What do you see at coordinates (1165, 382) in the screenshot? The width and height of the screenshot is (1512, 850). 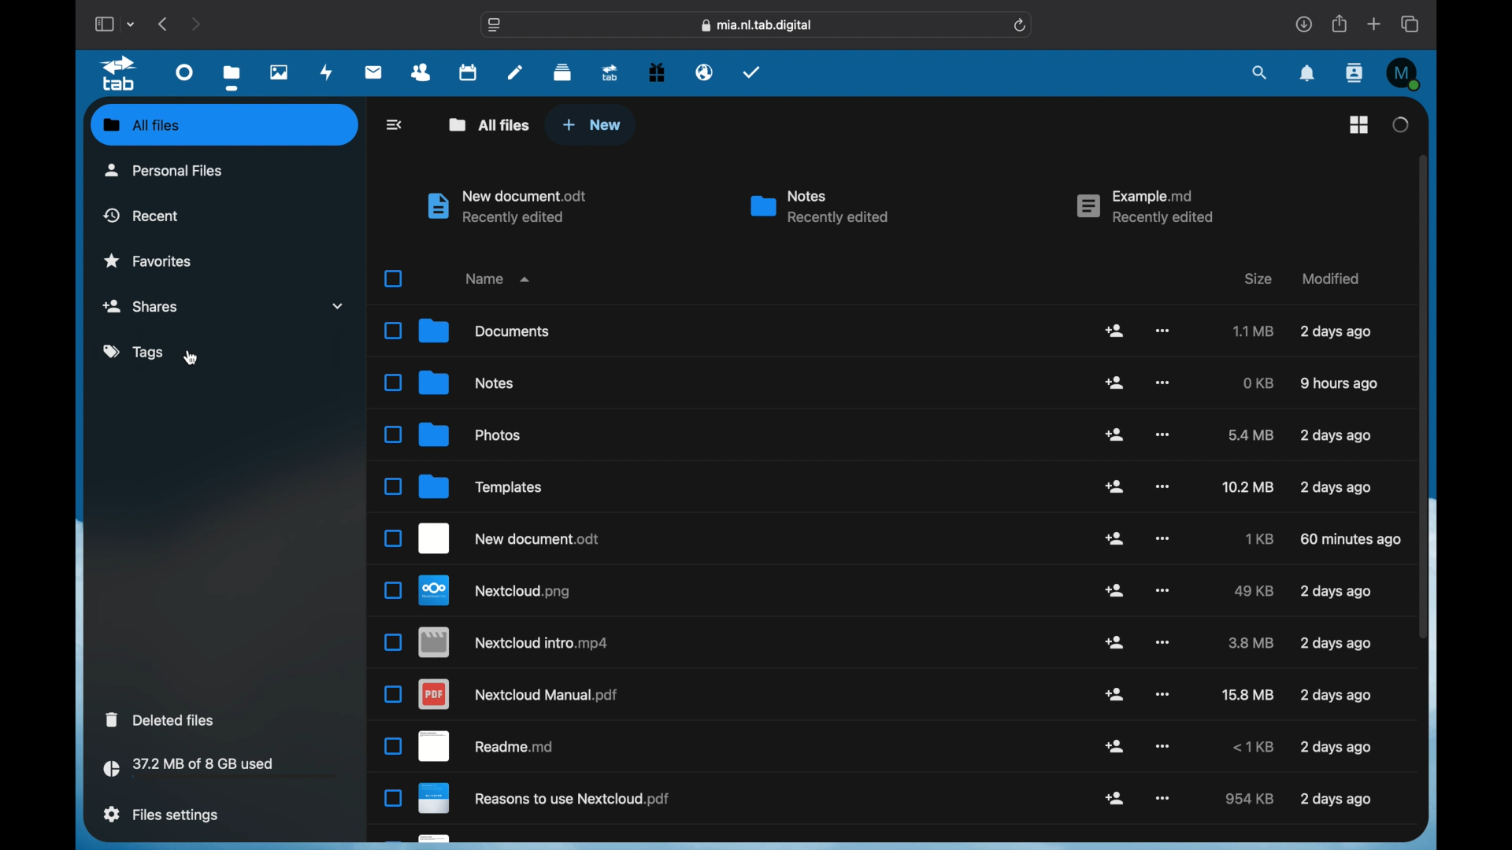 I see `more options` at bounding box center [1165, 382].